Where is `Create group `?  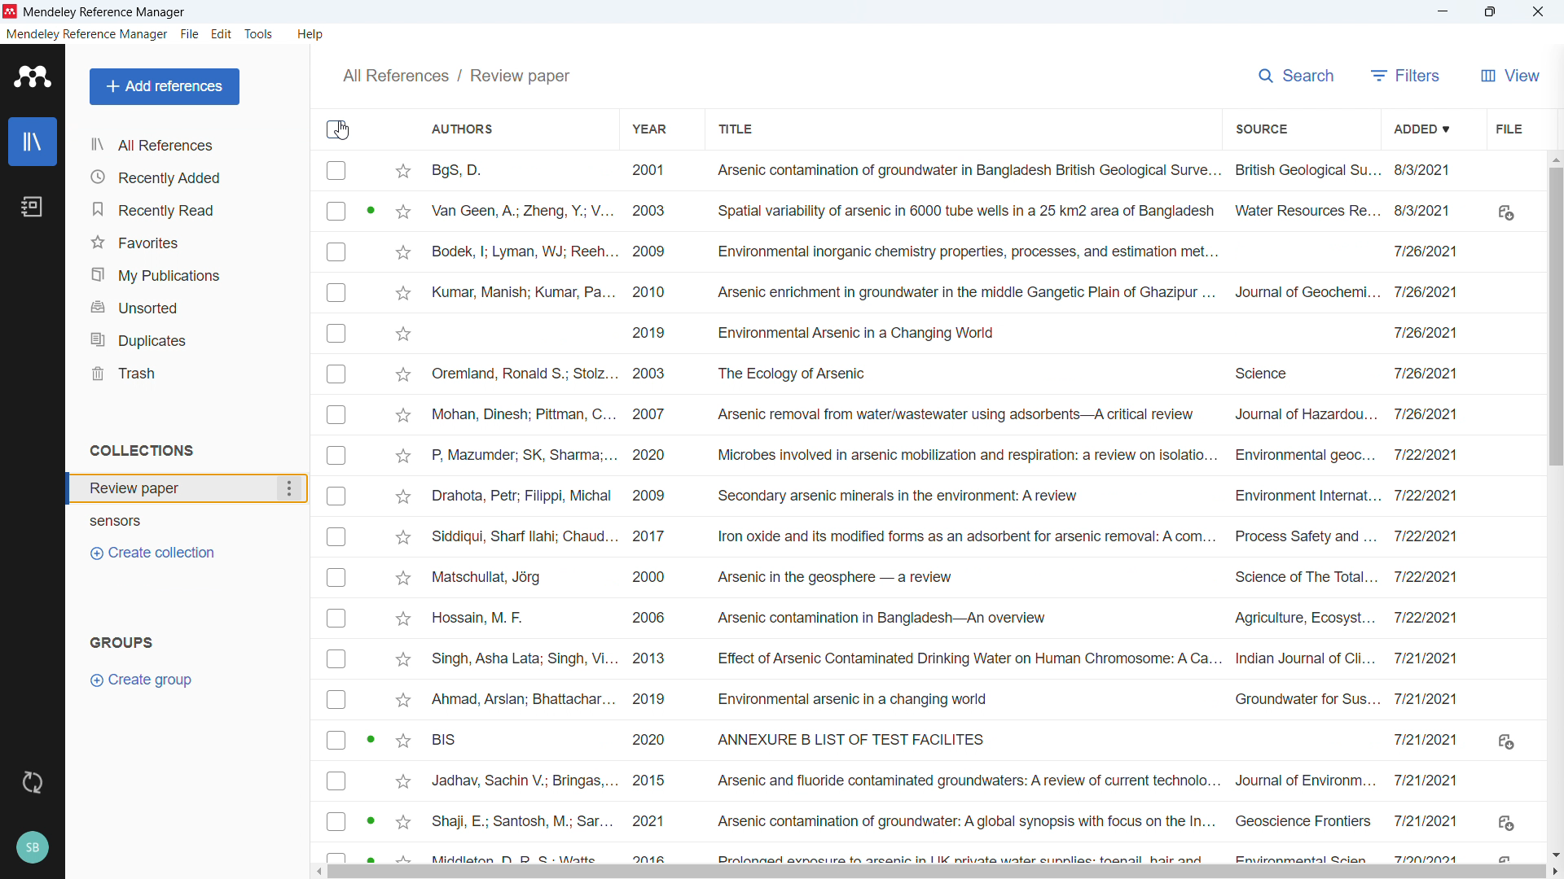
Create group  is located at coordinates (140, 678).